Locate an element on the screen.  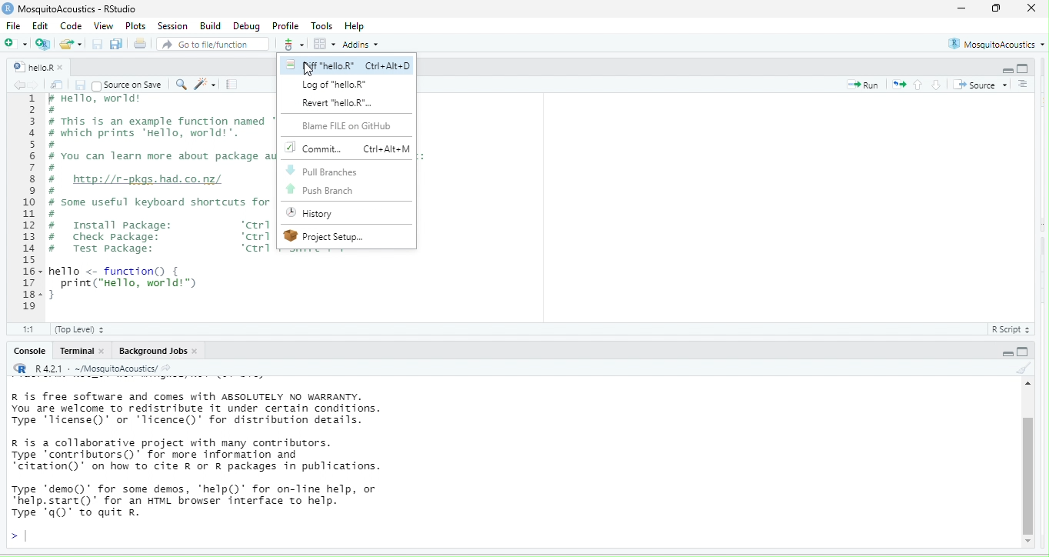
hide console is located at coordinates (1025, 352).